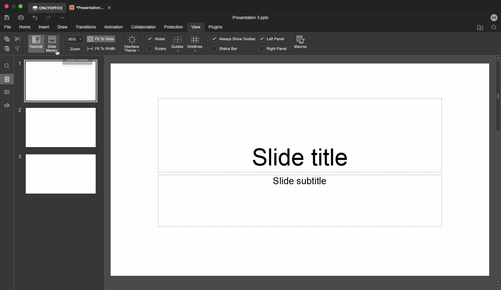 The height and width of the screenshot is (290, 501). I want to click on Slide 2, so click(57, 126).